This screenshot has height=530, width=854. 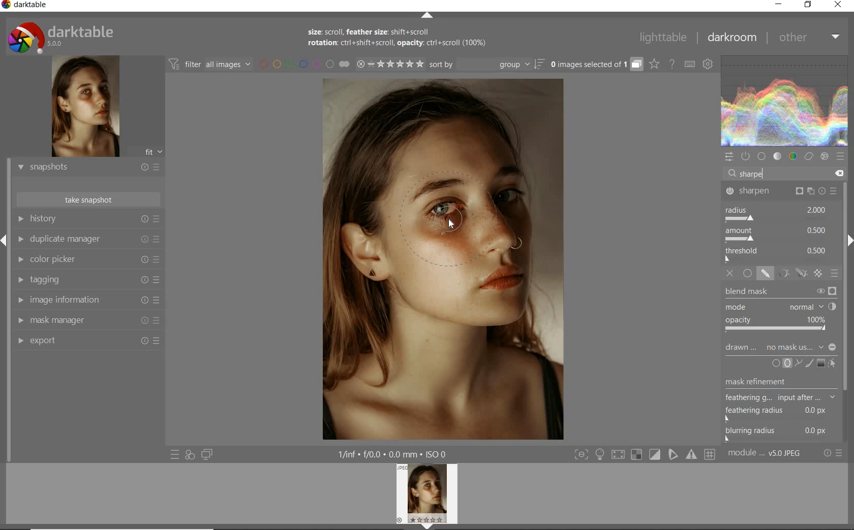 What do you see at coordinates (783, 411) in the screenshot?
I see `FEATHERING RADIUS` at bounding box center [783, 411].